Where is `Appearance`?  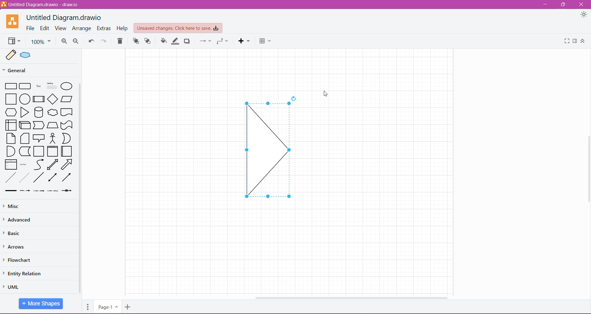
Appearance is located at coordinates (584, 15).